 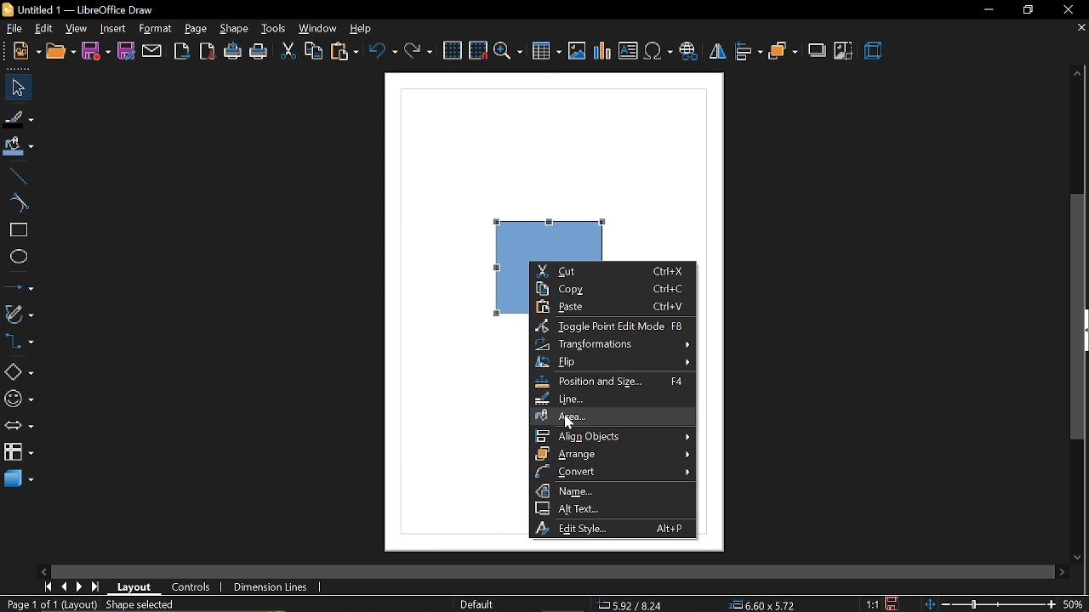 I want to click on name, so click(x=613, y=490).